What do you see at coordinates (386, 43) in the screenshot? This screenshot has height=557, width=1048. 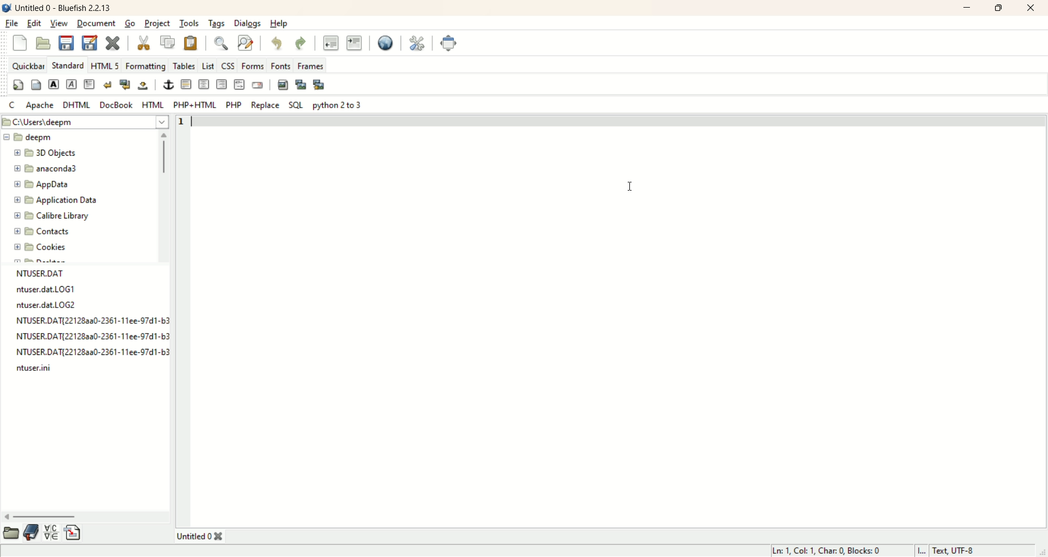 I see `preview in browse` at bounding box center [386, 43].